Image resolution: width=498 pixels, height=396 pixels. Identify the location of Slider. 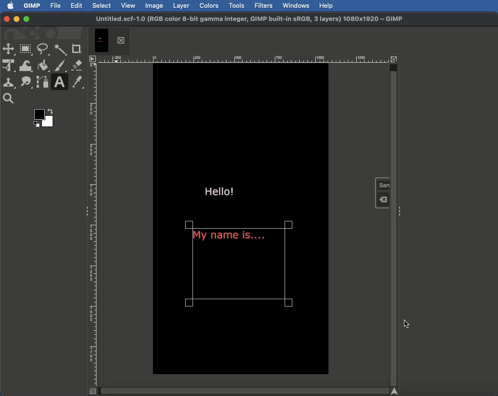
(247, 391).